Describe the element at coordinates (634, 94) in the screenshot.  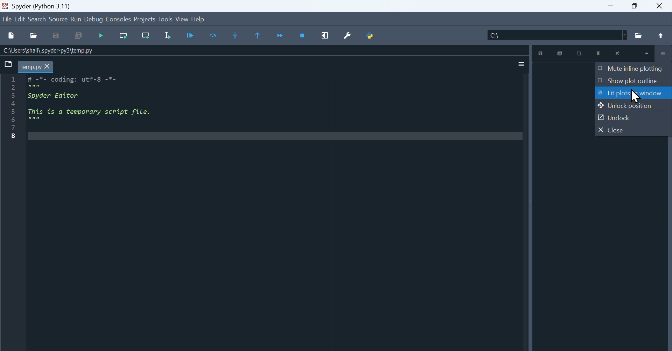
I see `Fit plots in window` at that location.